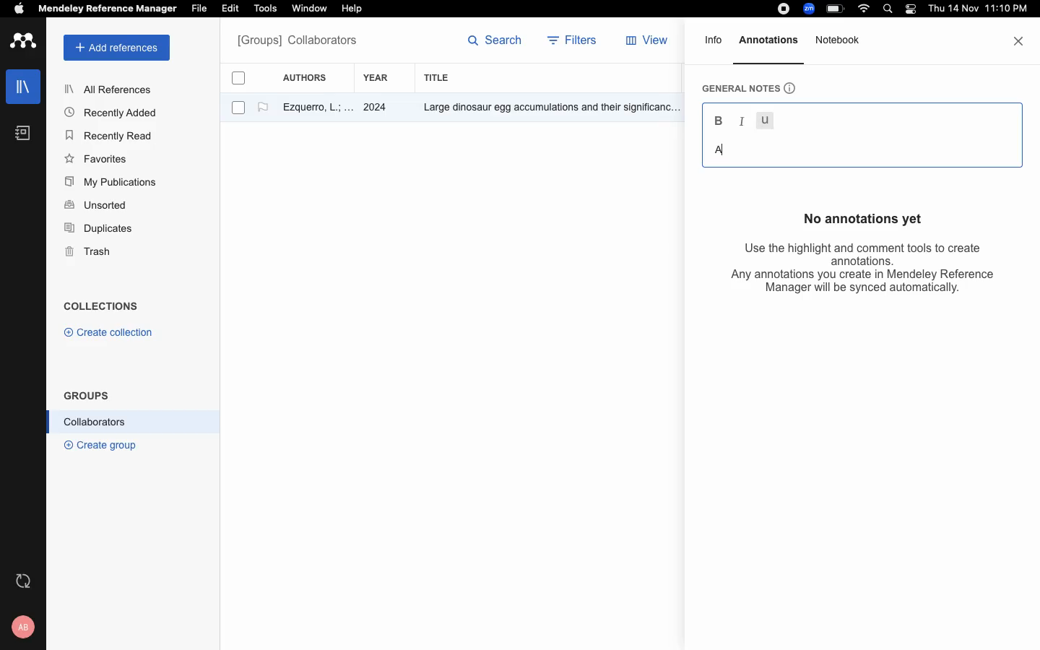 The height and width of the screenshot is (650, 1040). What do you see at coordinates (771, 40) in the screenshot?
I see `annotations` at bounding box center [771, 40].